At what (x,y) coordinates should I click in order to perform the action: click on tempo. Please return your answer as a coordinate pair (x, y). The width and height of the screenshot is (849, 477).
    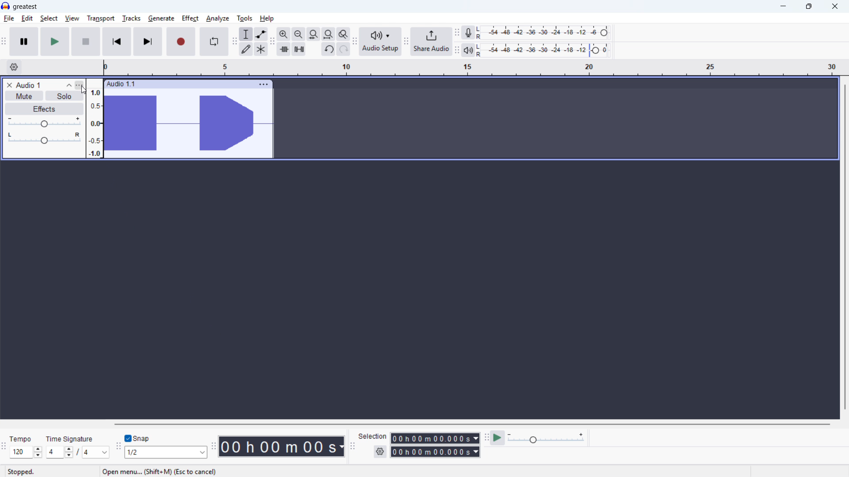
    Looking at the image, I should click on (22, 439).